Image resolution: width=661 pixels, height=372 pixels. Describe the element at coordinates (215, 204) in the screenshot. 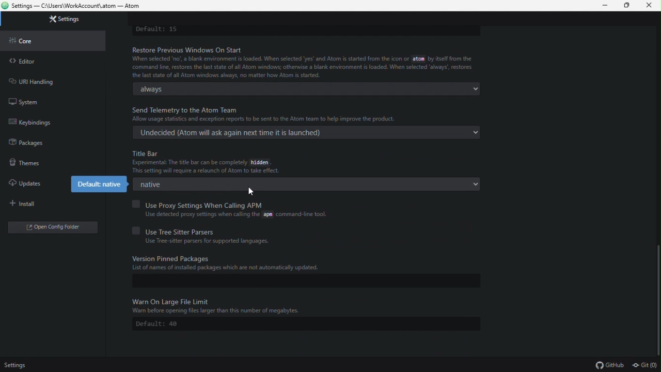

I see `Use Proxy Settings When Calling APM` at that location.